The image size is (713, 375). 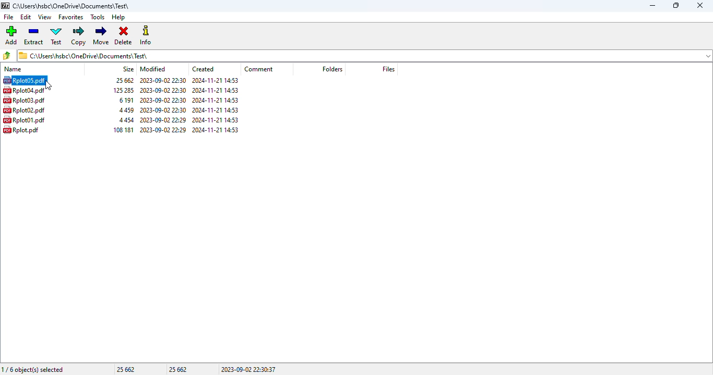 What do you see at coordinates (56, 36) in the screenshot?
I see `test` at bounding box center [56, 36].